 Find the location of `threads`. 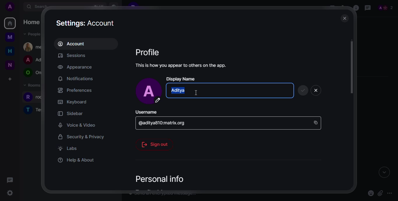

threads is located at coordinates (10, 180).